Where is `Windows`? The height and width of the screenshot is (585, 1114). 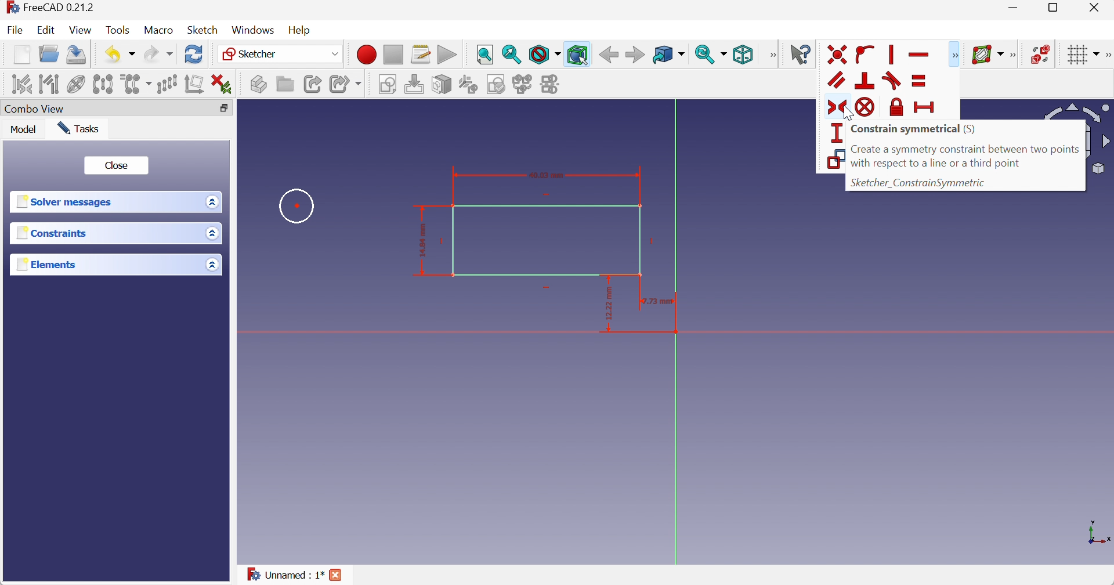 Windows is located at coordinates (254, 30).